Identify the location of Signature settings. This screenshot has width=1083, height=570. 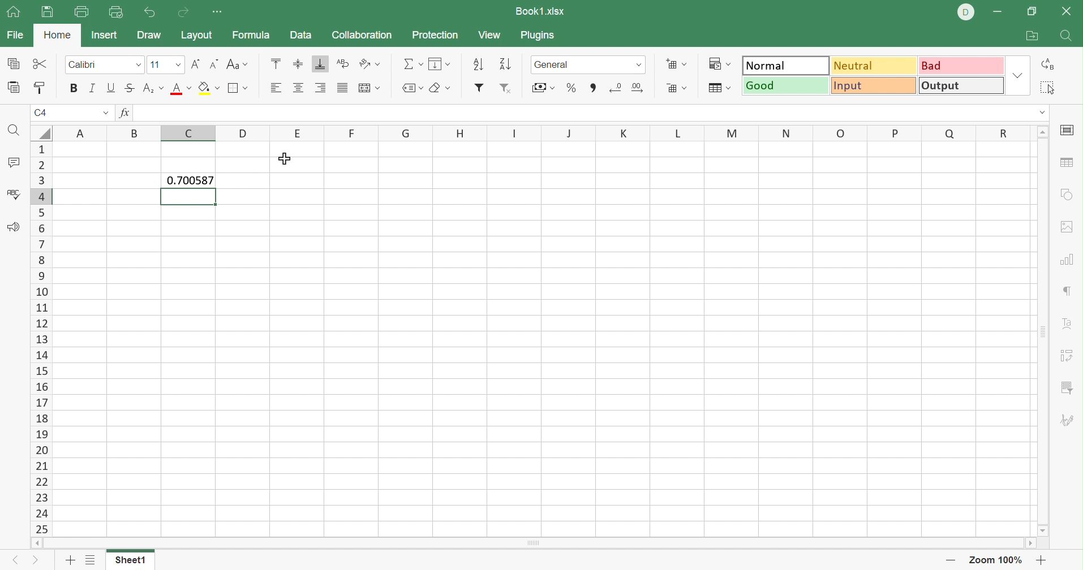
(1069, 423).